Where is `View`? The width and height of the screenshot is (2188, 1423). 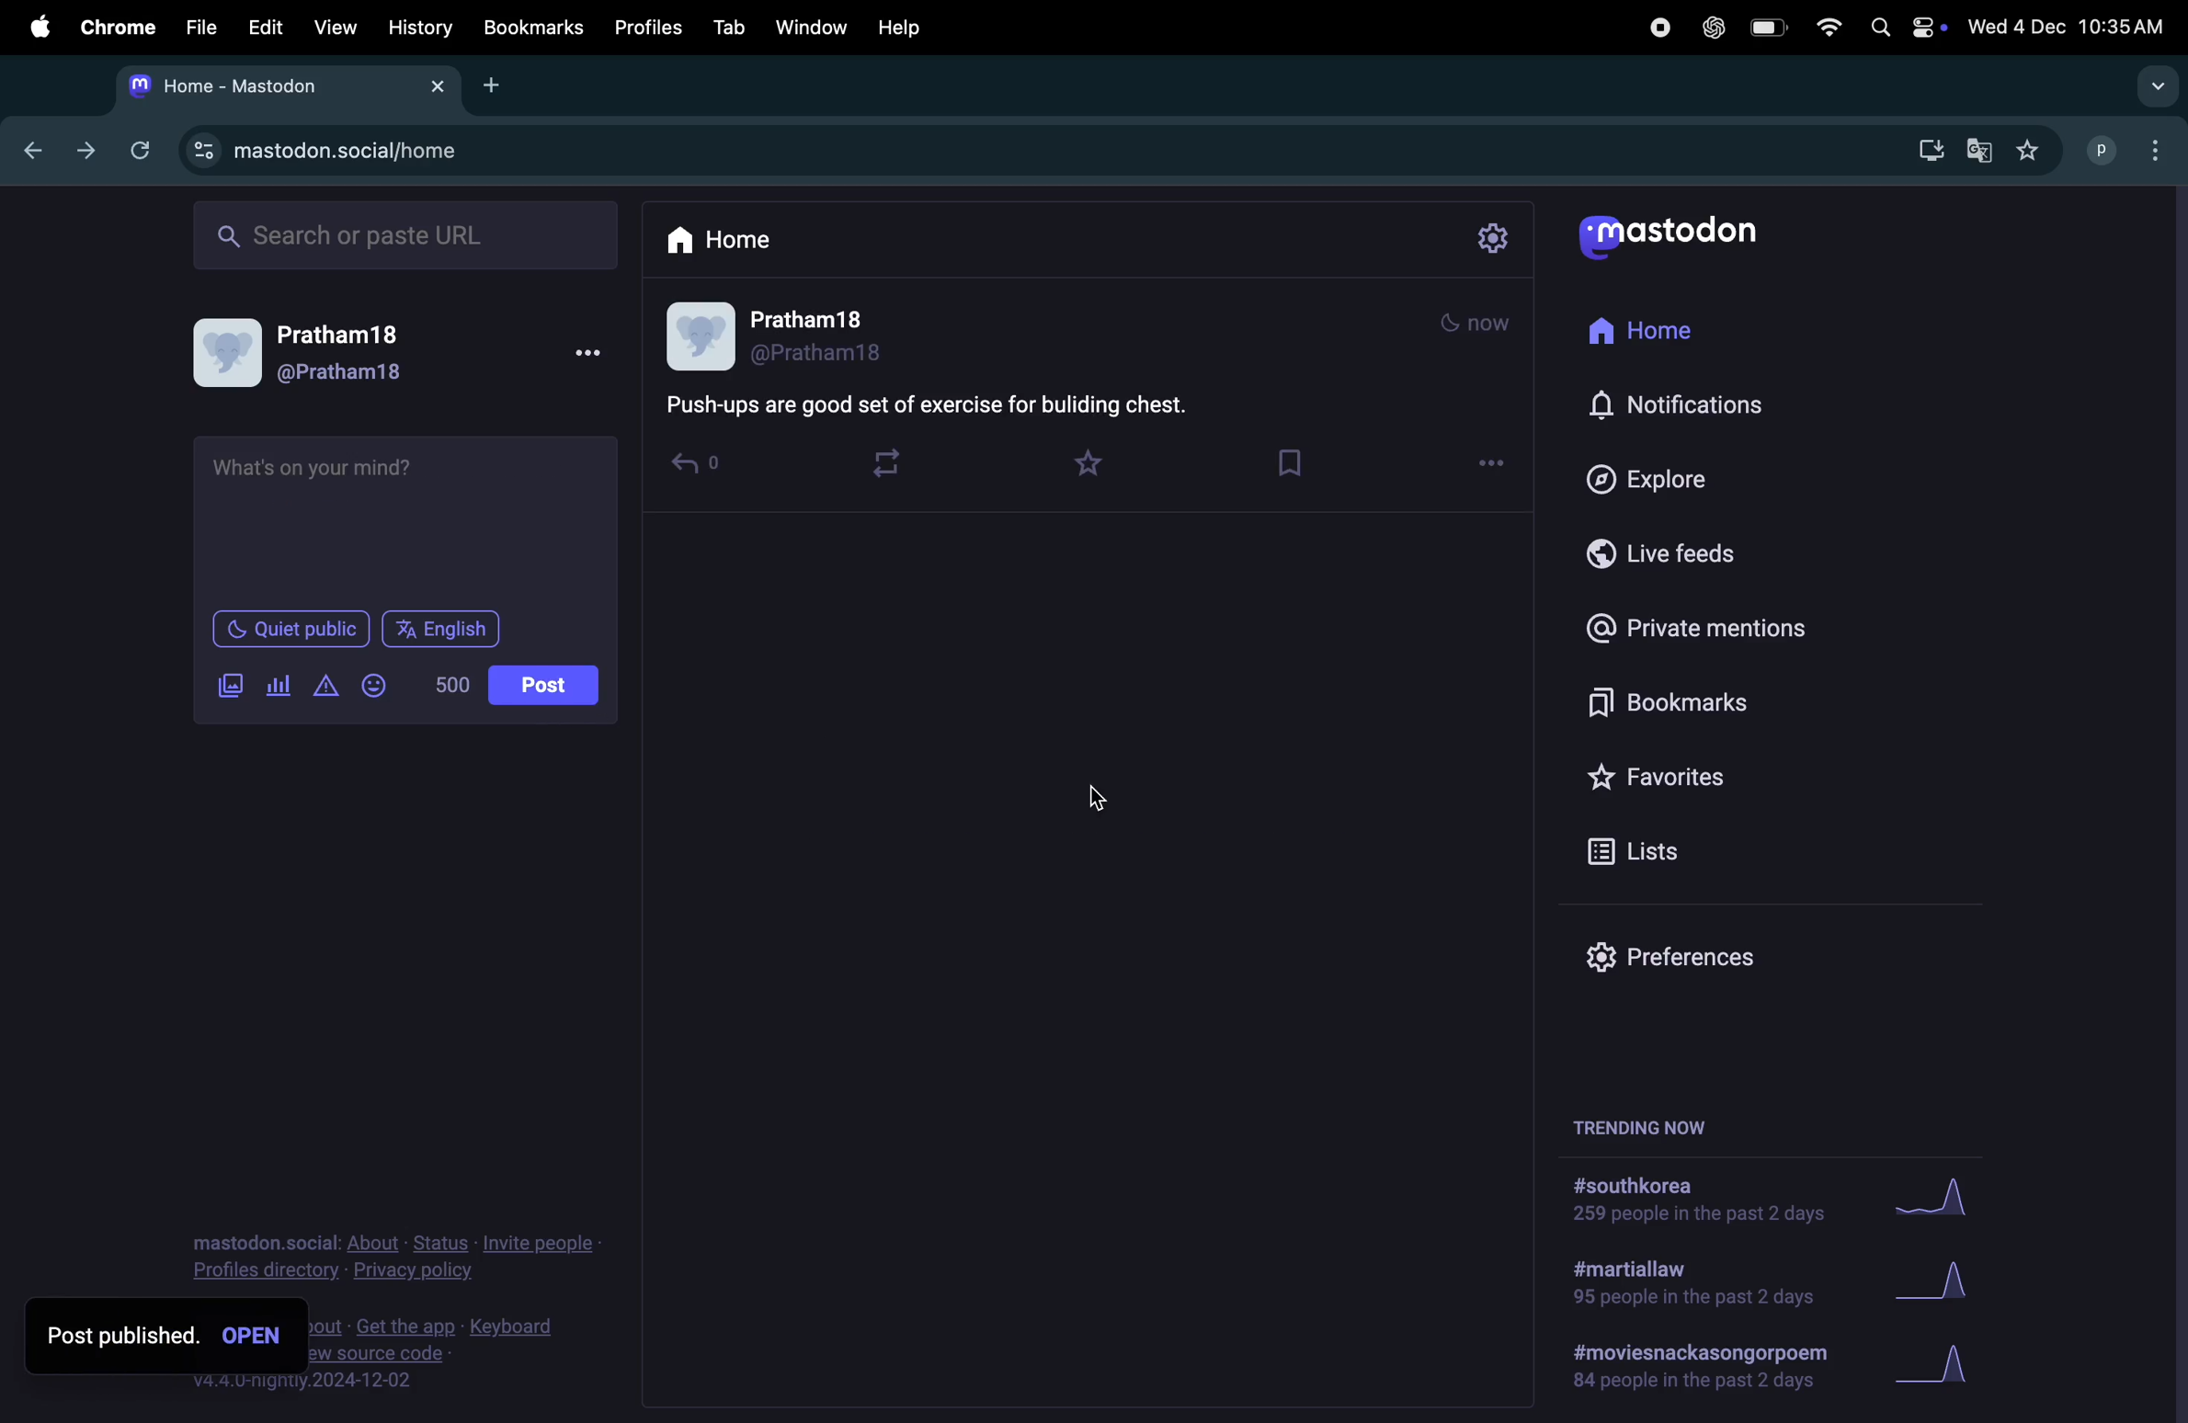
View is located at coordinates (334, 26).